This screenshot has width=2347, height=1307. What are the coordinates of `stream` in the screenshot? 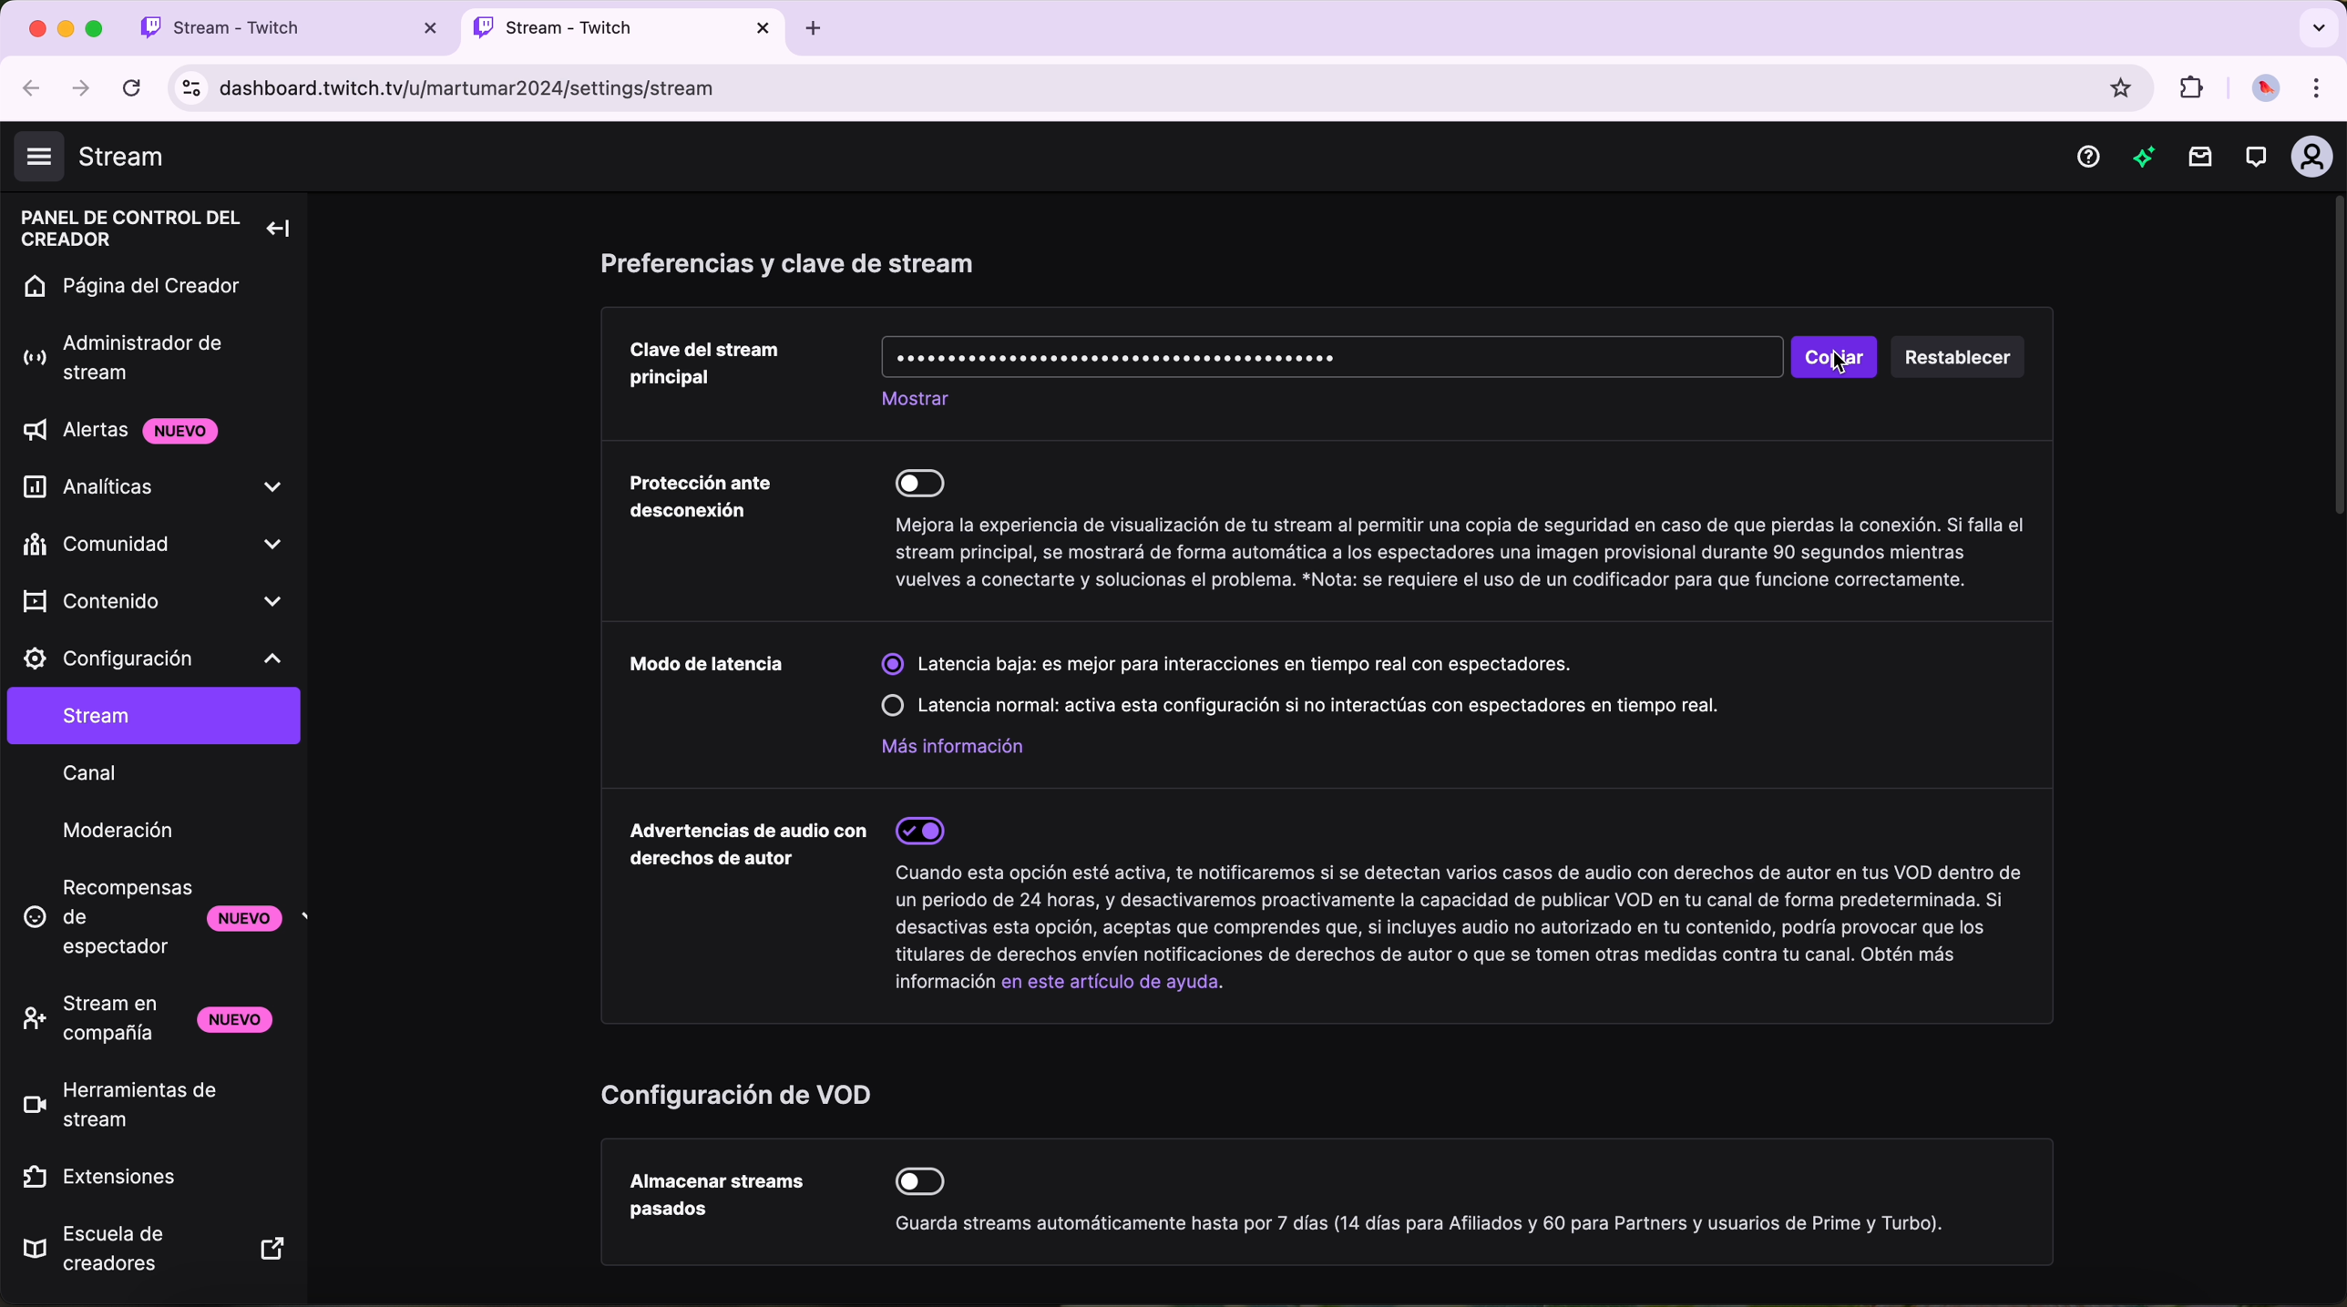 It's located at (125, 153).